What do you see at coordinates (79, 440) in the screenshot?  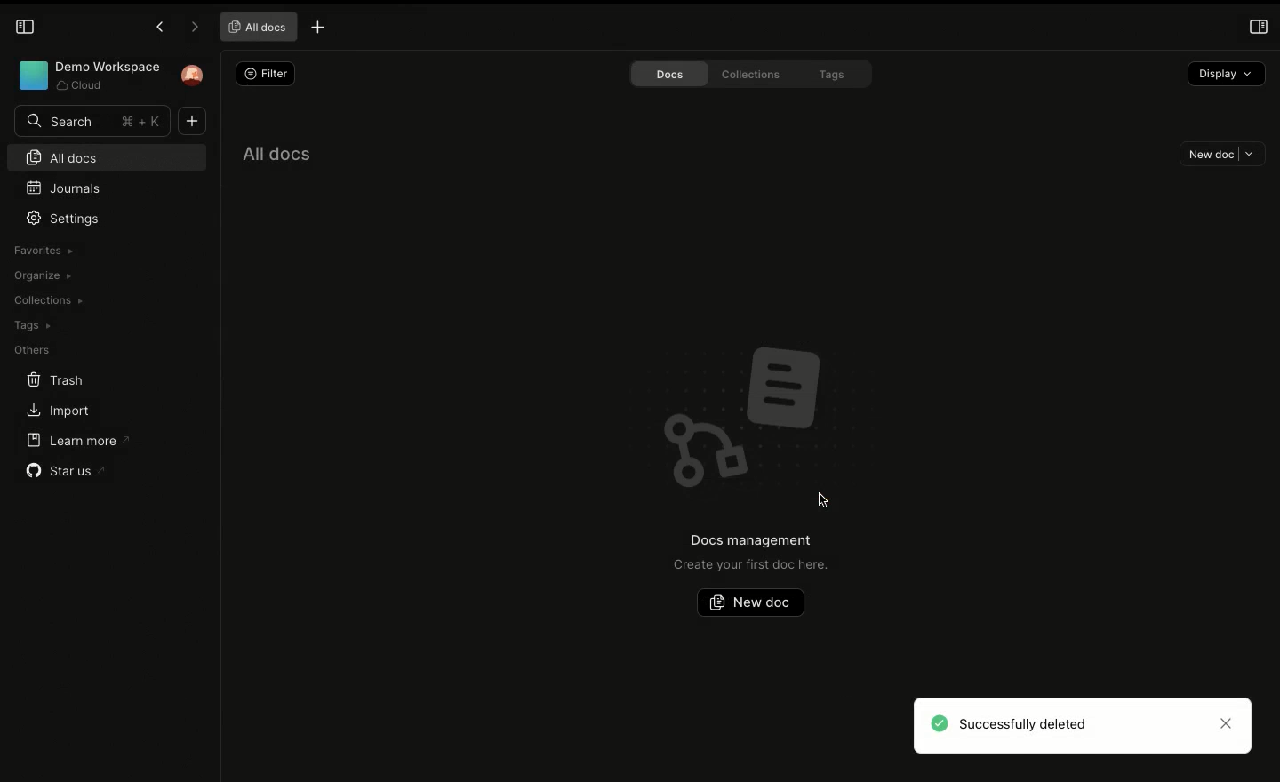 I see `Learn more` at bounding box center [79, 440].